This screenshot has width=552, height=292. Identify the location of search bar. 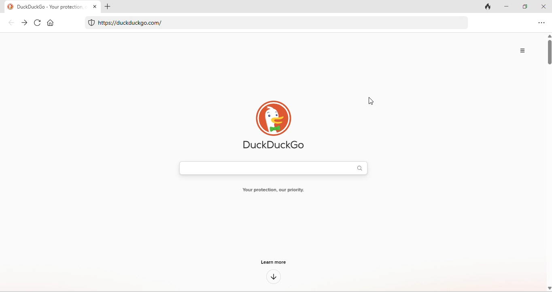
(274, 168).